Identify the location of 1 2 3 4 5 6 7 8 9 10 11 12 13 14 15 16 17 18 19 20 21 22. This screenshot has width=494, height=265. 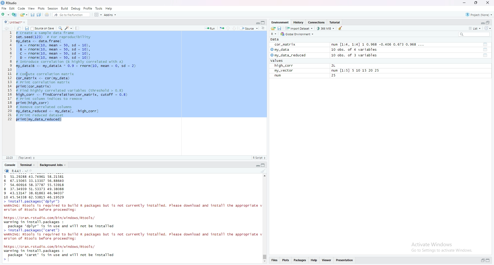
(10, 76).